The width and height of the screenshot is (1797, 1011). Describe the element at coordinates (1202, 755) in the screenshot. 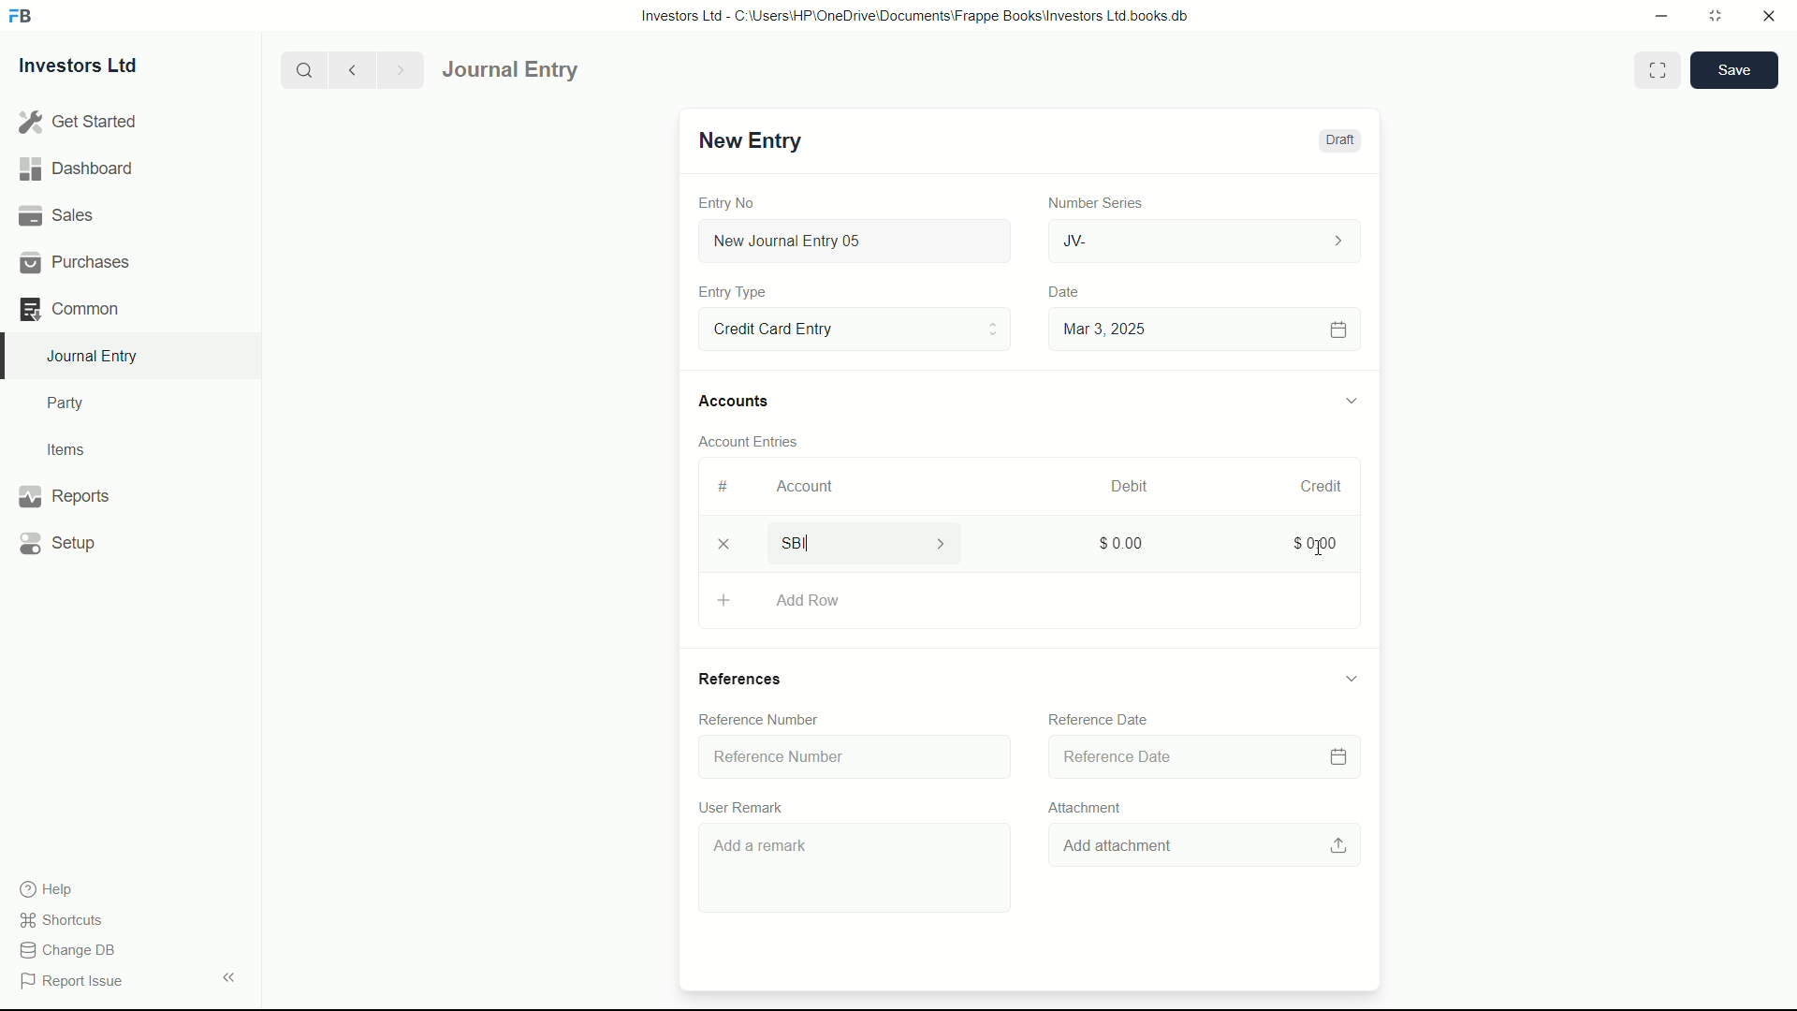

I see `Reference Date` at that location.